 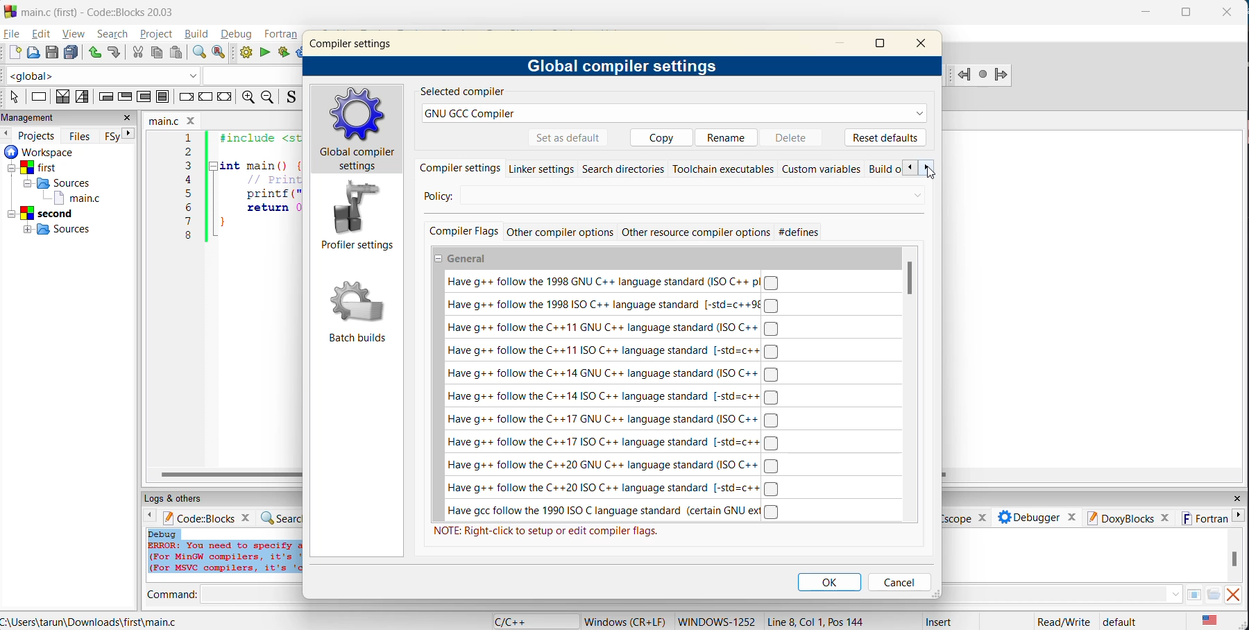 What do you see at coordinates (941, 620) in the screenshot?
I see `Insert` at bounding box center [941, 620].